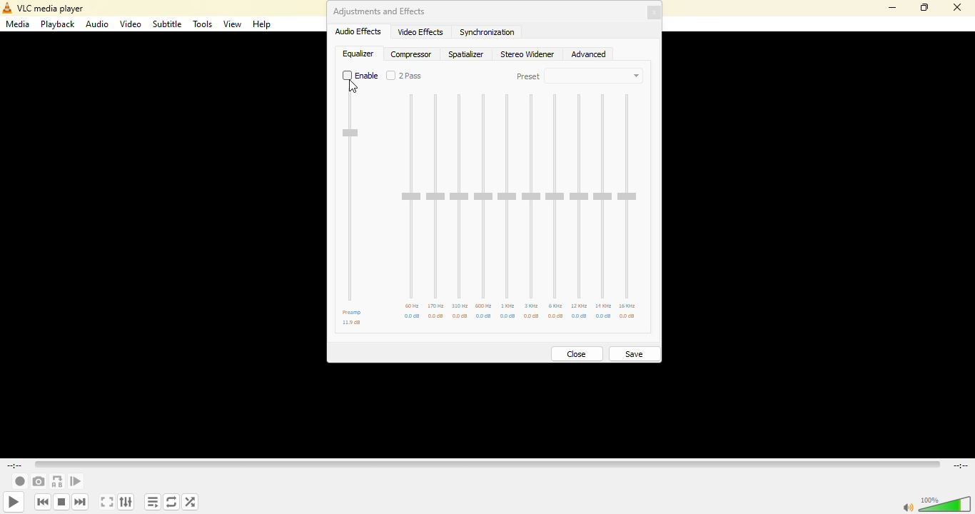 This screenshot has width=975, height=514. What do you see at coordinates (131, 25) in the screenshot?
I see `video` at bounding box center [131, 25].